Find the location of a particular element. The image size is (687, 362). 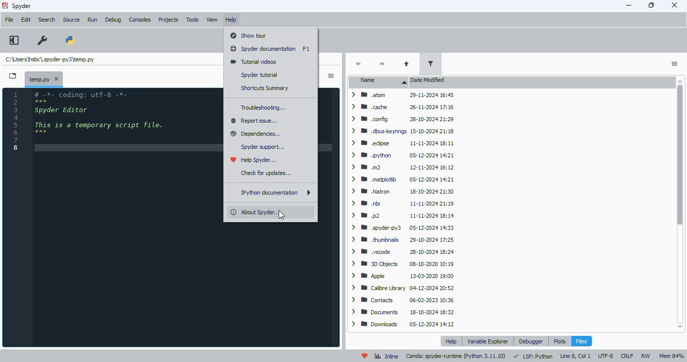

help spyder is located at coordinates (253, 160).